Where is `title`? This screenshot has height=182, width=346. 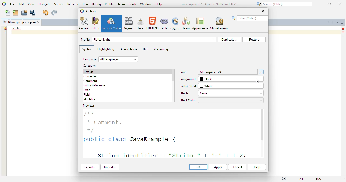 title is located at coordinates (209, 4).